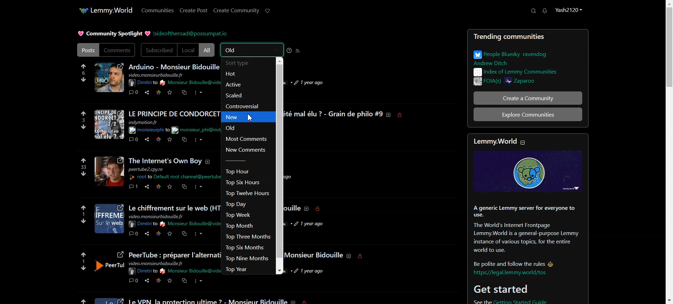  Describe the element at coordinates (82, 254) in the screenshot. I see `upvote` at that location.